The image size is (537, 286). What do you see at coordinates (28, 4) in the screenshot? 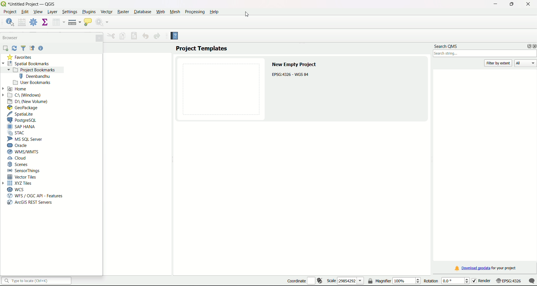
I see `title and logo` at bounding box center [28, 4].